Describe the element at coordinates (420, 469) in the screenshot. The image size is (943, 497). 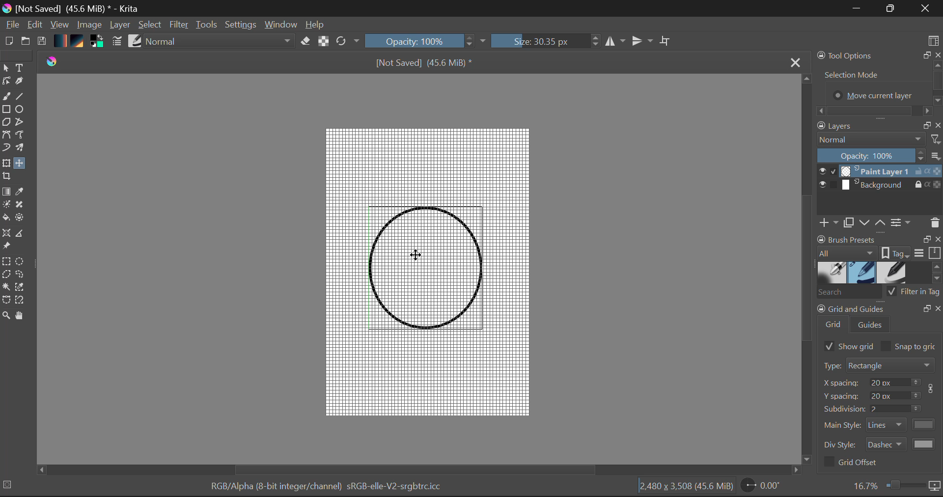
I see `Scroll Bar` at that location.